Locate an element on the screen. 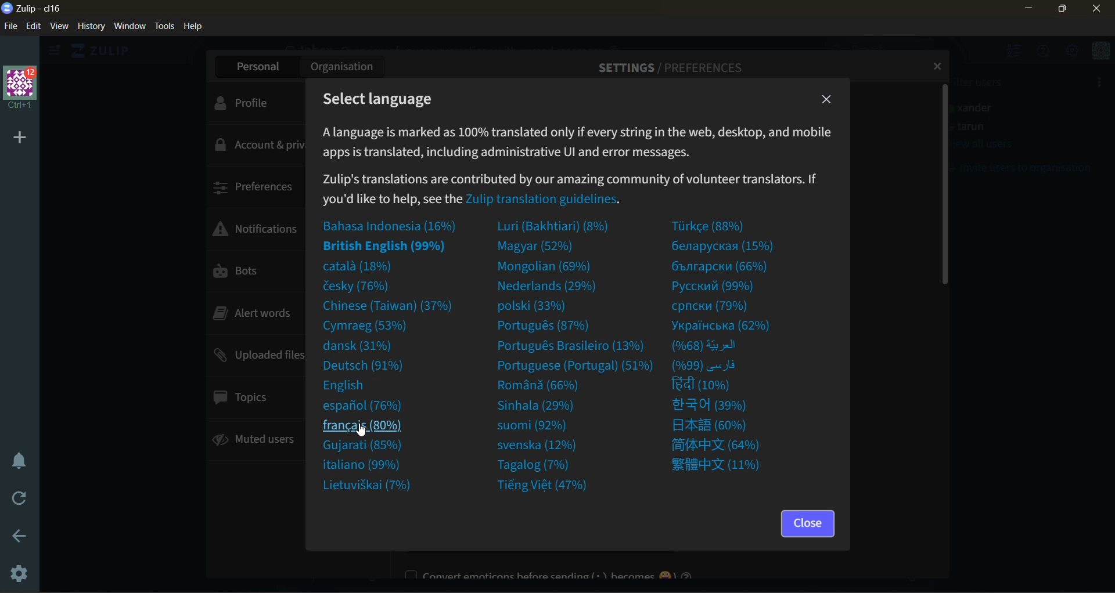 The image size is (1115, 593). enable do not disturb is located at coordinates (19, 460).